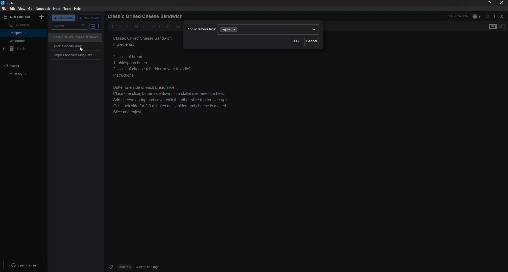 The height and width of the screenshot is (272, 508). What do you see at coordinates (18, 17) in the screenshot?
I see `notebooks` at bounding box center [18, 17].